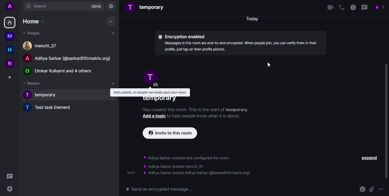  Describe the element at coordinates (236, 43) in the screenshot. I see `® Encryption enabled Messages in this room are end-to-end encrypted. When people Joi, you can verify them n their profile, just tap on their profile picture.` at that location.